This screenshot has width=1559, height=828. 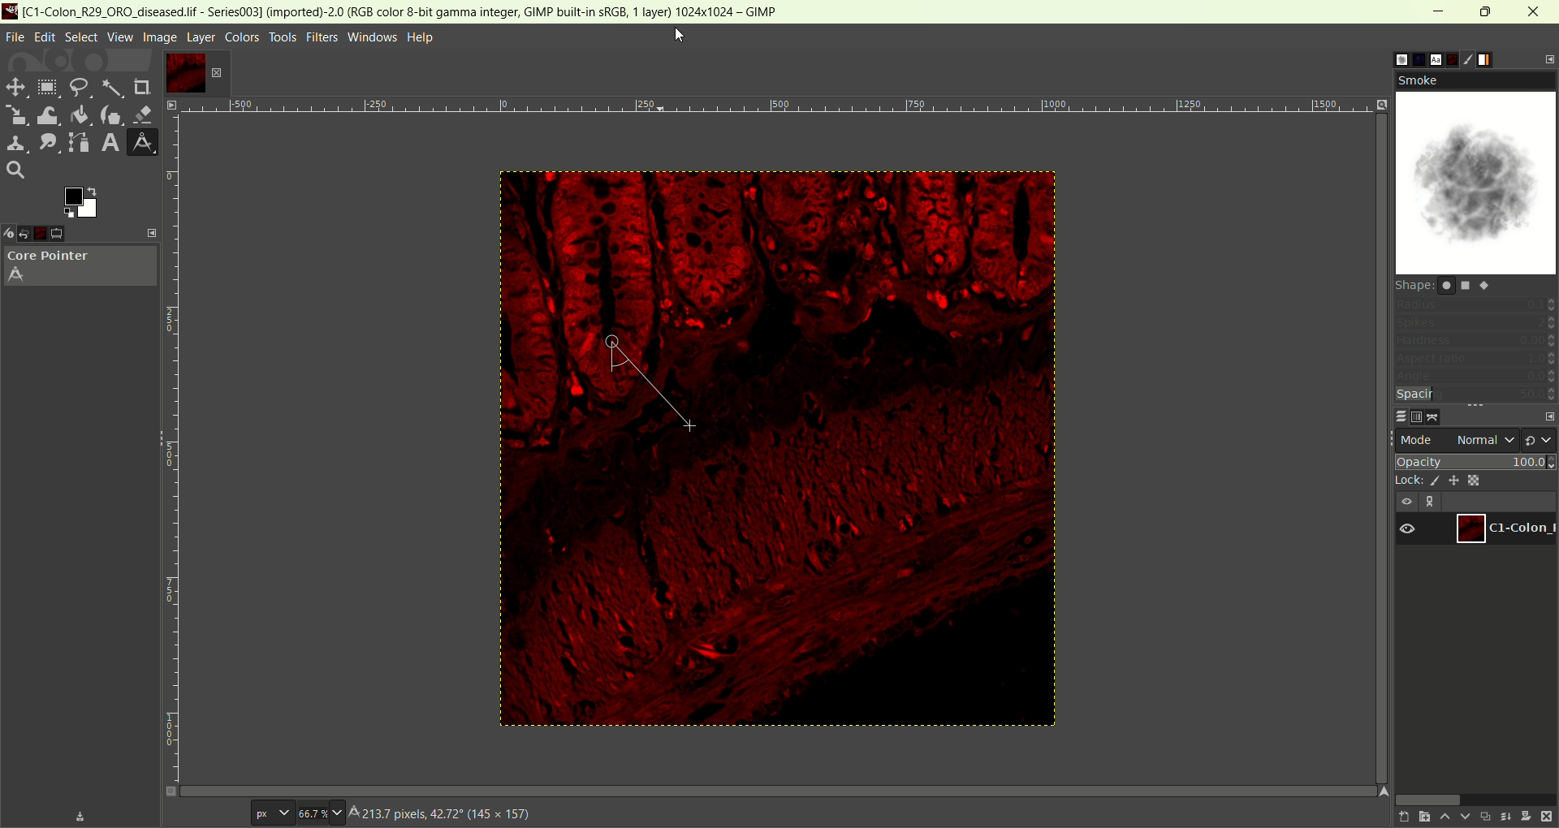 What do you see at coordinates (1431, 481) in the screenshot?
I see `lock pixel` at bounding box center [1431, 481].